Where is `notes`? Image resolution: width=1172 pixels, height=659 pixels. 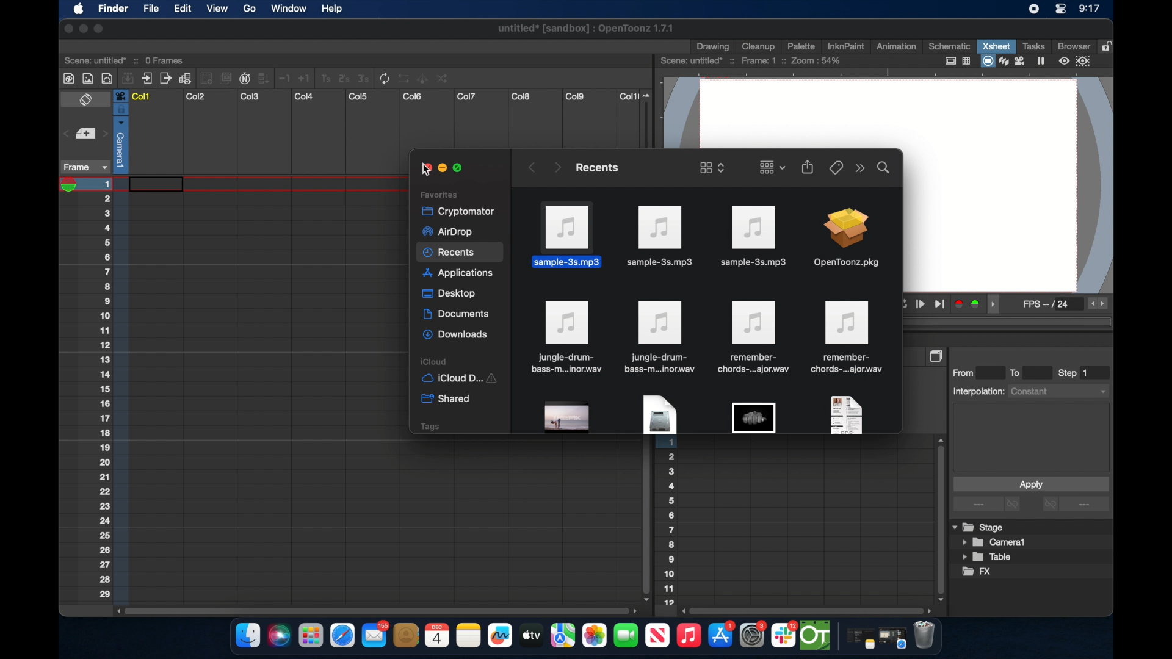
notes is located at coordinates (858, 639).